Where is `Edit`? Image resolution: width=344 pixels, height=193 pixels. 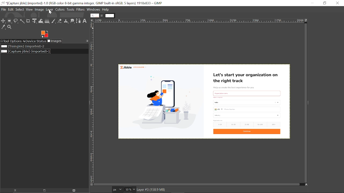
Edit is located at coordinates (10, 9).